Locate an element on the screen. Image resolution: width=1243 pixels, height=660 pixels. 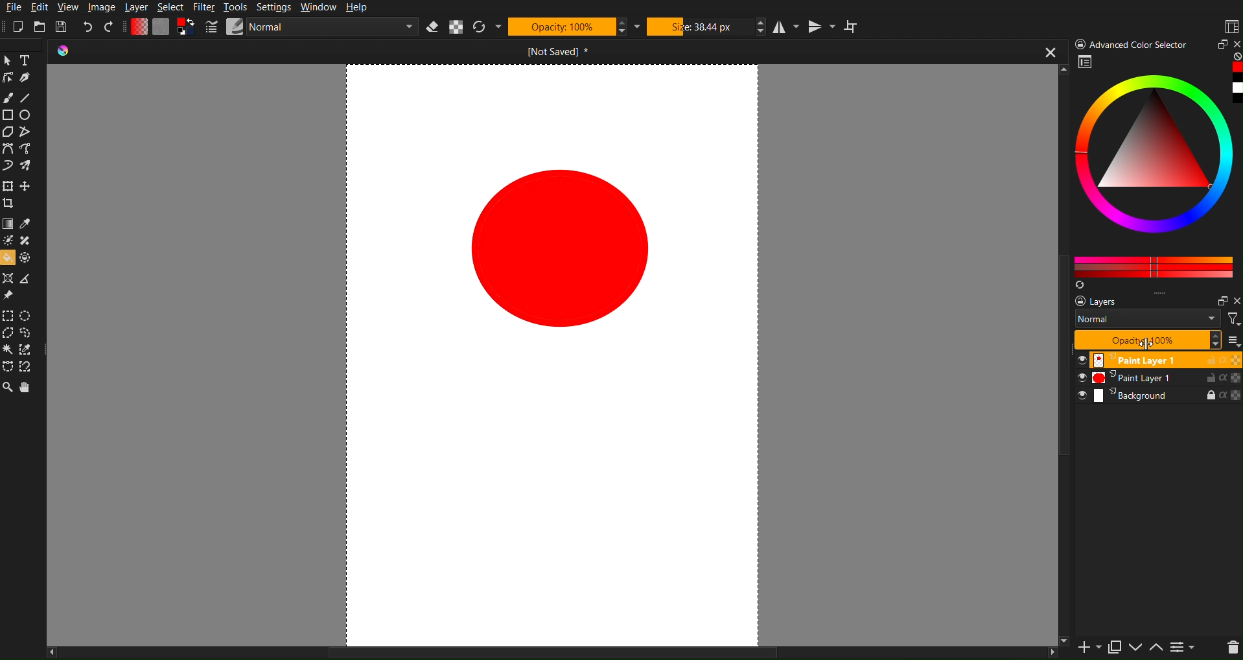
Horizontal Scroll Bar is located at coordinates (544, 654).